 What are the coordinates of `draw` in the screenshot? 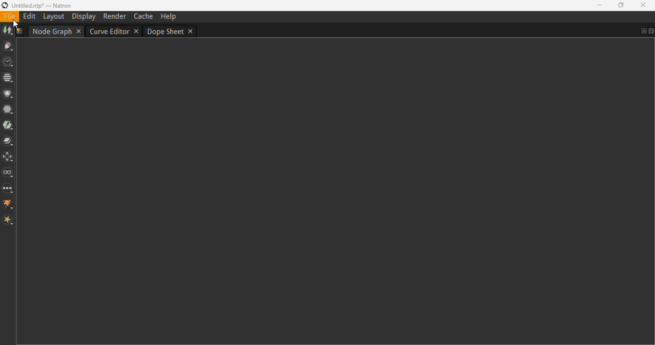 It's located at (8, 46).